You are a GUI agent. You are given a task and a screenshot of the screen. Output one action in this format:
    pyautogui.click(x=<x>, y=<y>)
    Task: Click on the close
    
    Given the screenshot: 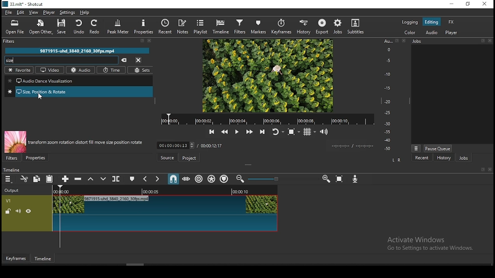 What is the action you would take?
    pyautogui.click(x=490, y=170)
    